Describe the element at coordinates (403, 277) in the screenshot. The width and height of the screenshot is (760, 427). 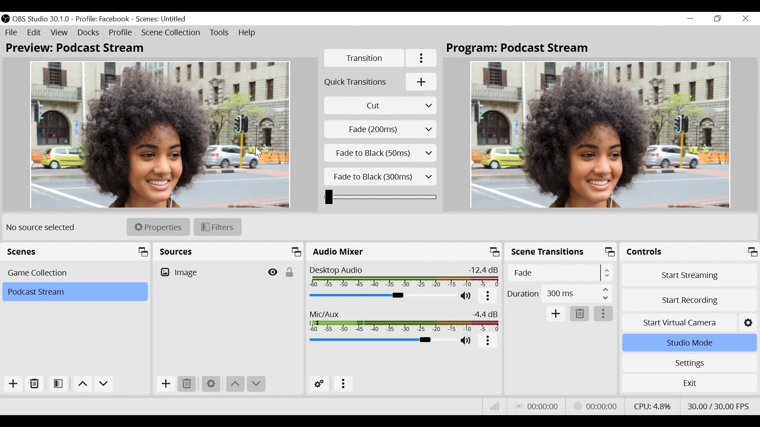
I see `Desktop Audio` at that location.